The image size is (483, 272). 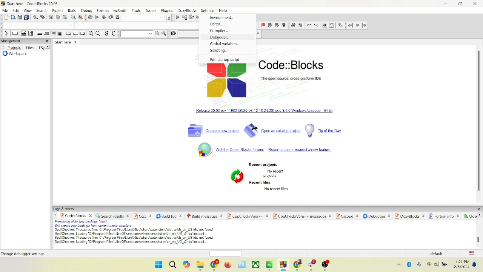 I want to click on paste, so click(x=65, y=17).